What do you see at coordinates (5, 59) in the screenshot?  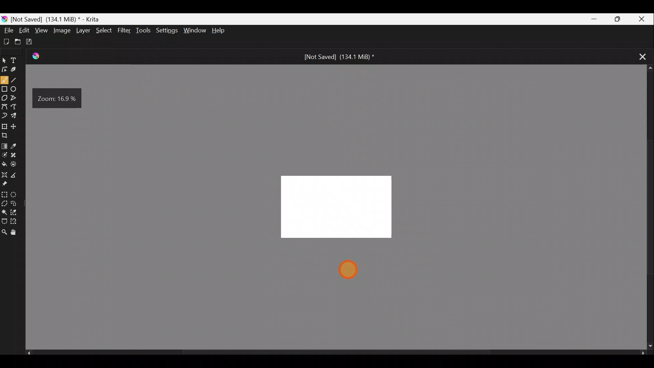 I see `Select shapes tool` at bounding box center [5, 59].